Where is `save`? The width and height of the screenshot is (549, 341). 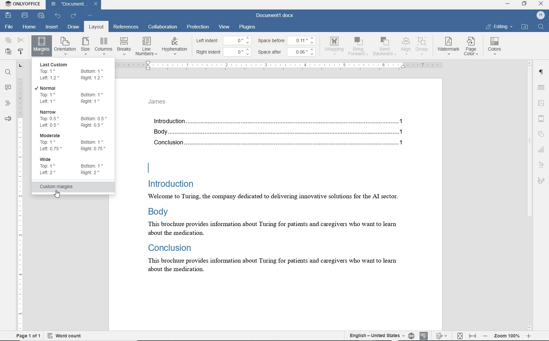
save is located at coordinates (8, 15).